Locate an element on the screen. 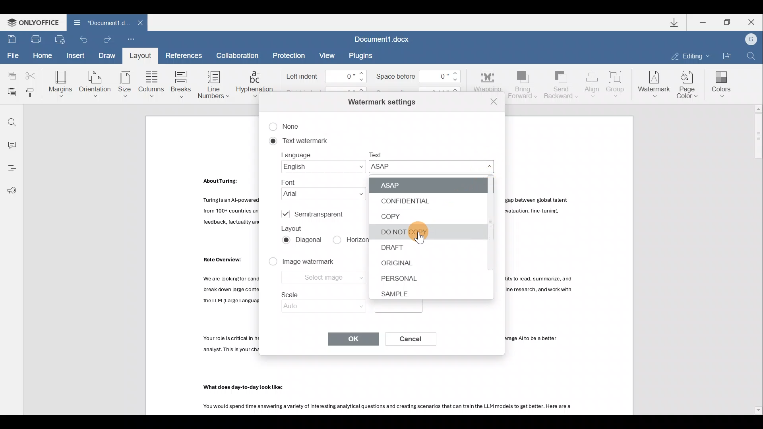  Watermark settings is located at coordinates (380, 100).